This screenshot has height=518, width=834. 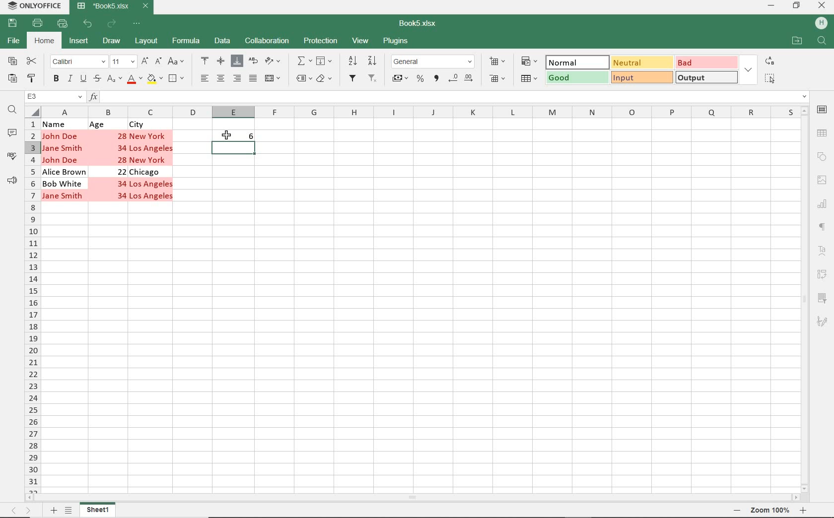 I want to click on NEUTRAL, so click(x=641, y=62).